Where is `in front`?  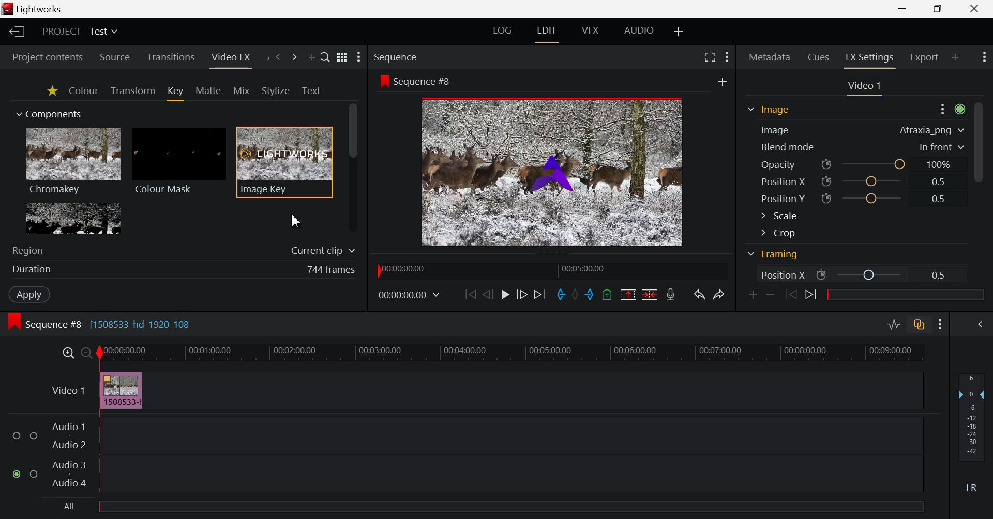 in front is located at coordinates (942, 146).